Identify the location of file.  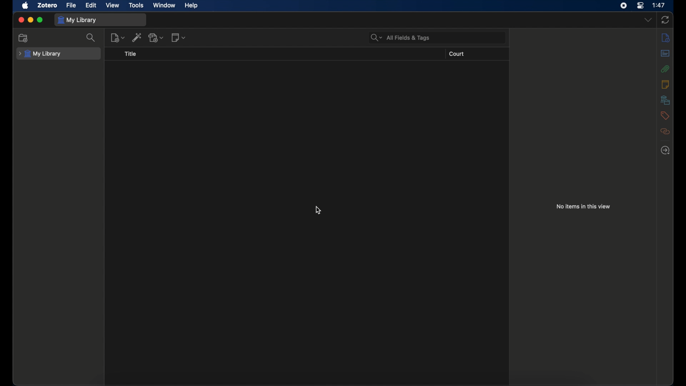
(71, 5).